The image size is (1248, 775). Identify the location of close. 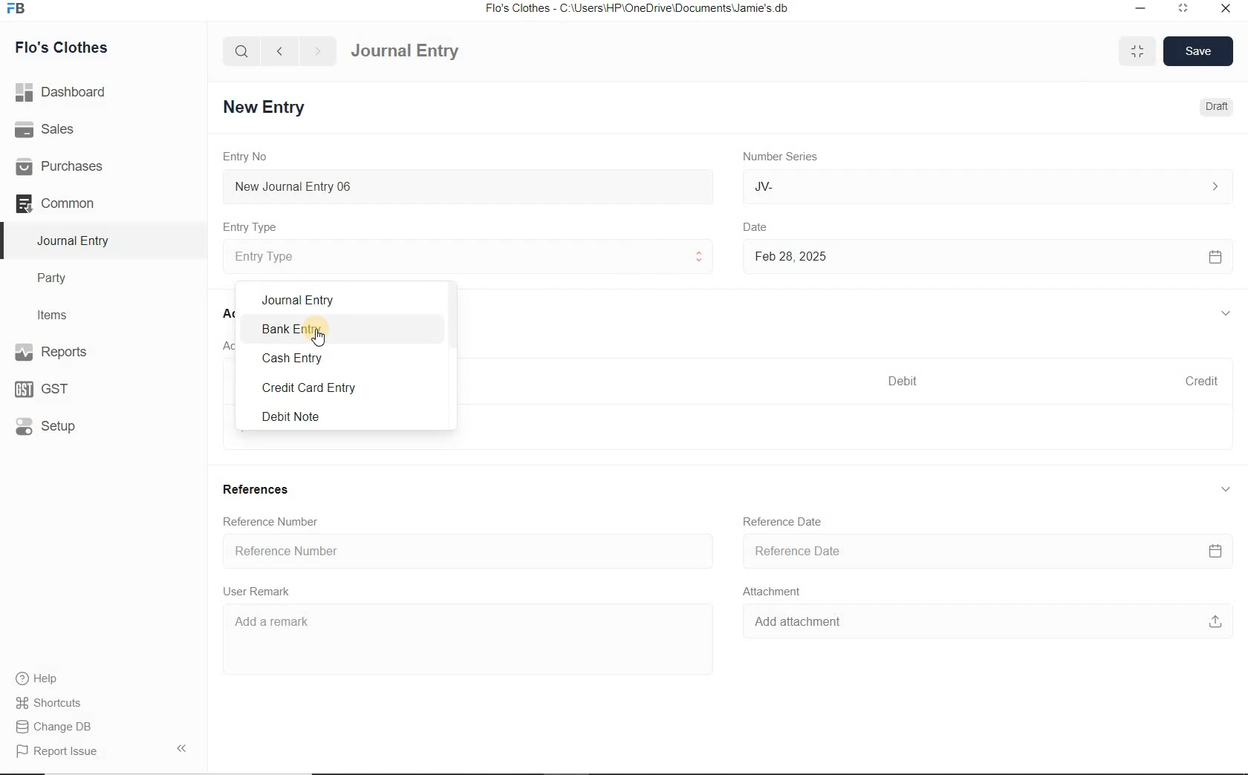
(1225, 7).